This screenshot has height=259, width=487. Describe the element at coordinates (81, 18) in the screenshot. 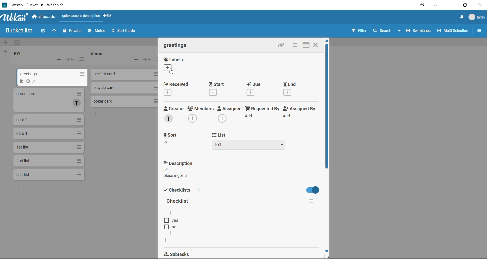

I see `quick access description` at that location.